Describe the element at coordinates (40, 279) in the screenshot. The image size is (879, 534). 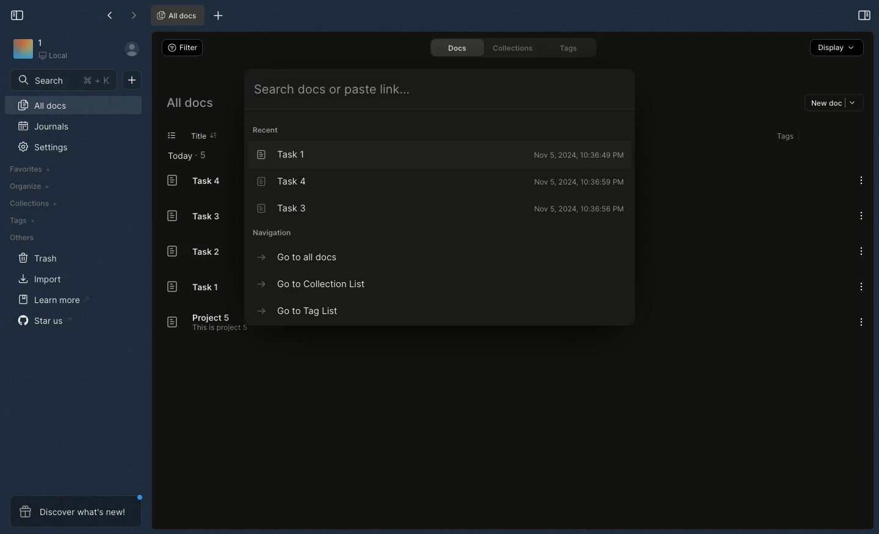
I see `Import` at that location.